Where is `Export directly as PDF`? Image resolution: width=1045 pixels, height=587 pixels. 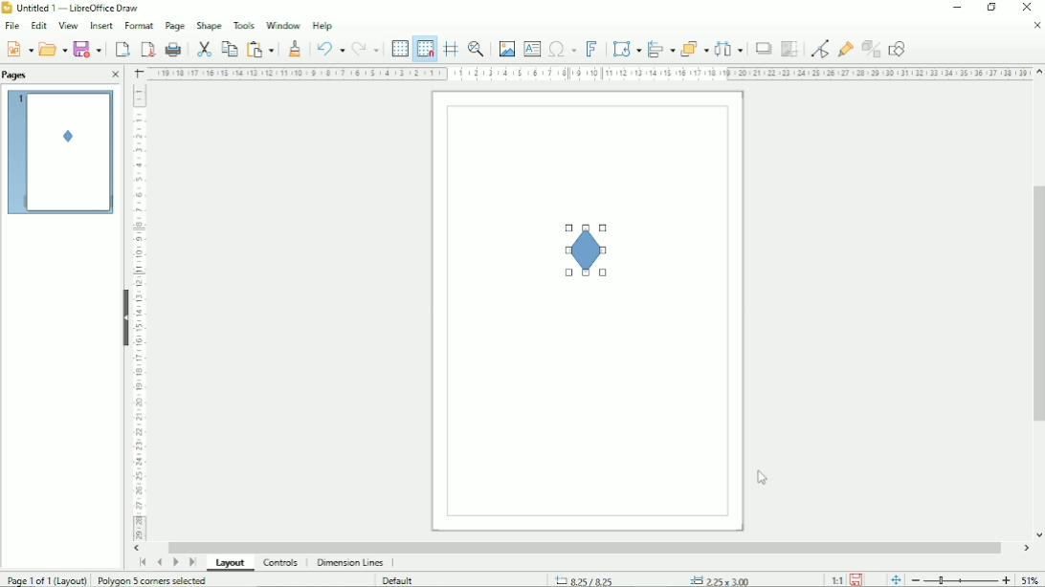
Export directly as PDF is located at coordinates (145, 48).